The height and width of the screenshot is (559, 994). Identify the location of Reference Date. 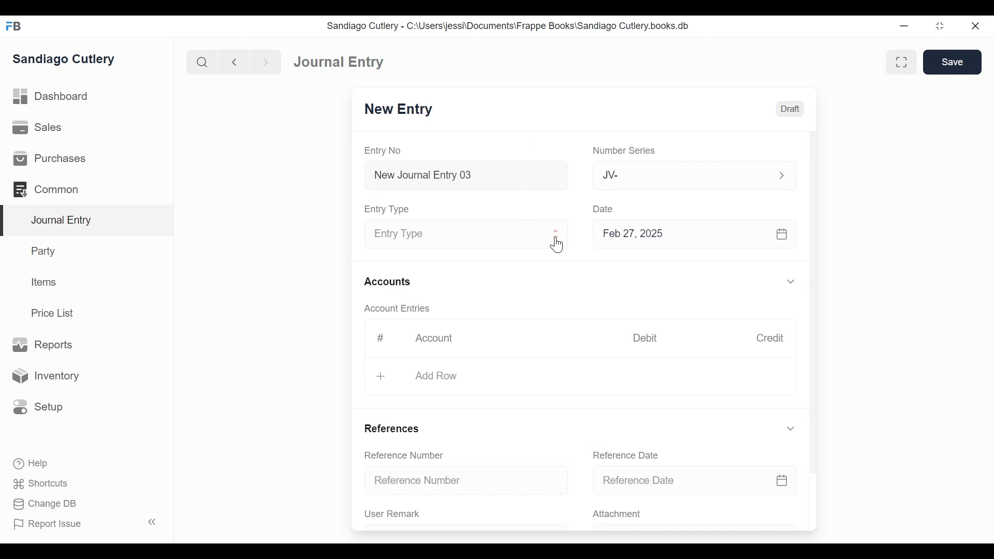
(627, 455).